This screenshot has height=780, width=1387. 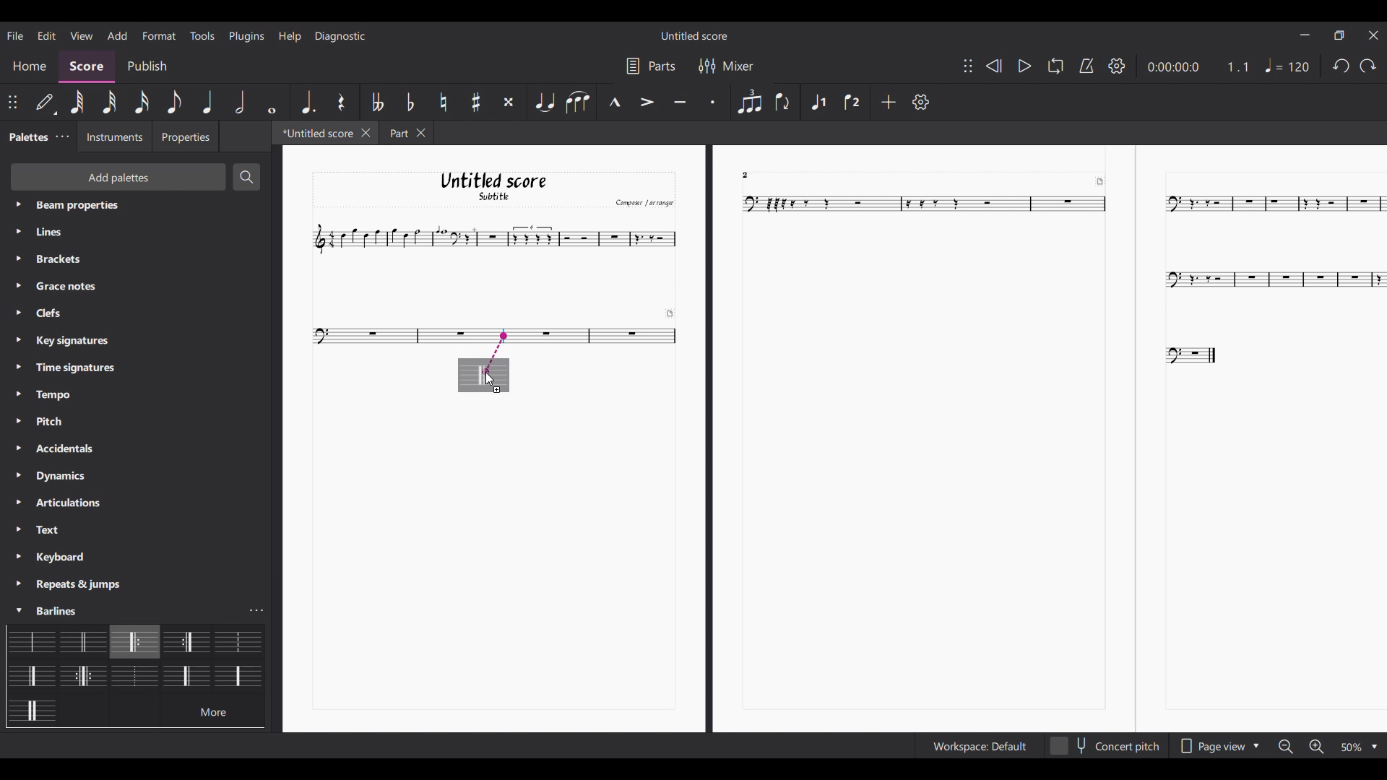 I want to click on Rewind, so click(x=994, y=66).